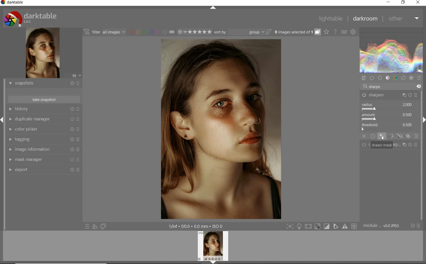 Image resolution: width=426 pixels, height=264 pixels. I want to click on tone, so click(388, 78).